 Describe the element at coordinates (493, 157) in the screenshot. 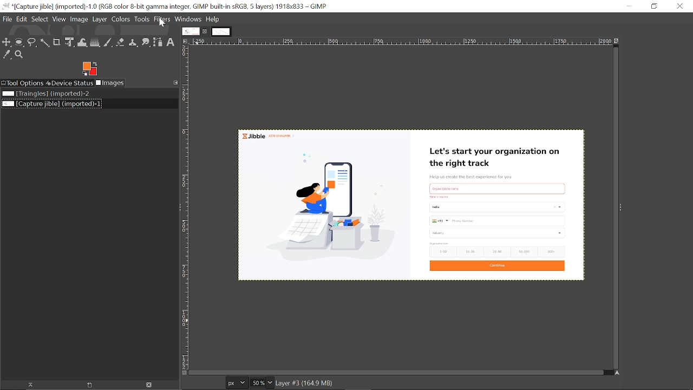

I see `Let's start your organization on
the right track` at that location.